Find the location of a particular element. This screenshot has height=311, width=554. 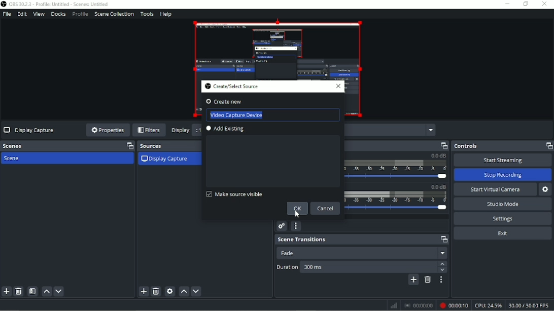

Restore down is located at coordinates (524, 4).